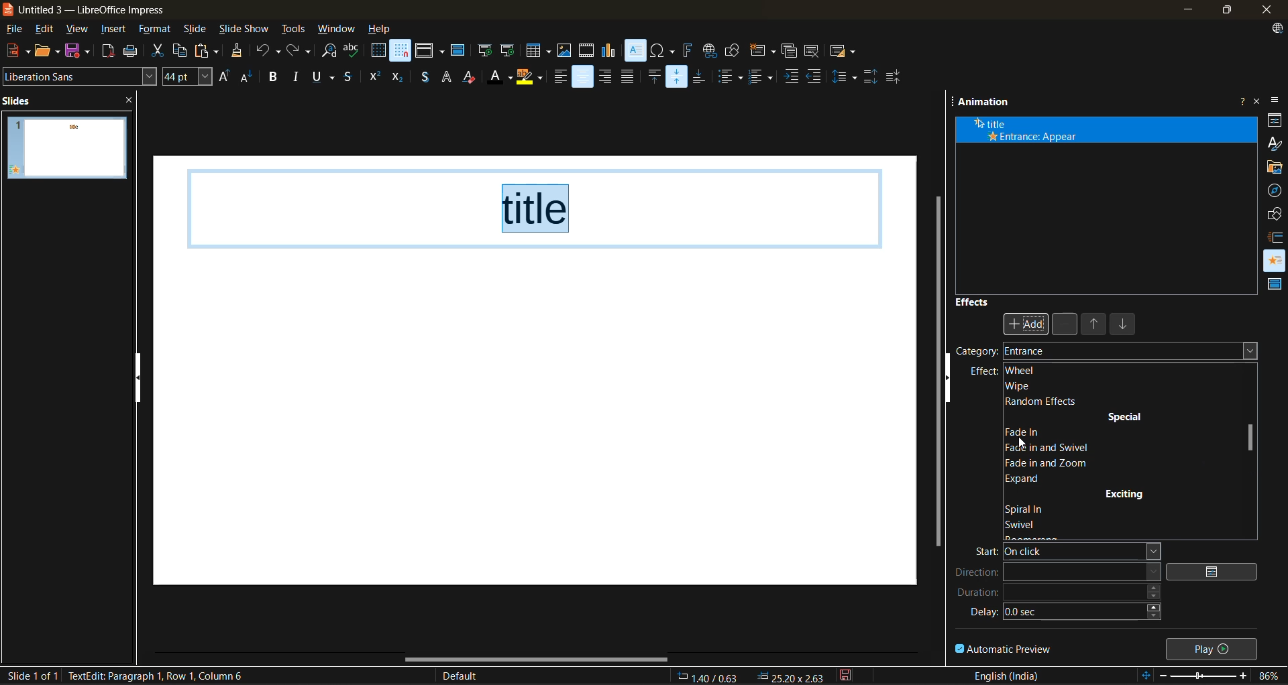 This screenshot has width=1288, height=685. Describe the element at coordinates (299, 75) in the screenshot. I see `italic` at that location.